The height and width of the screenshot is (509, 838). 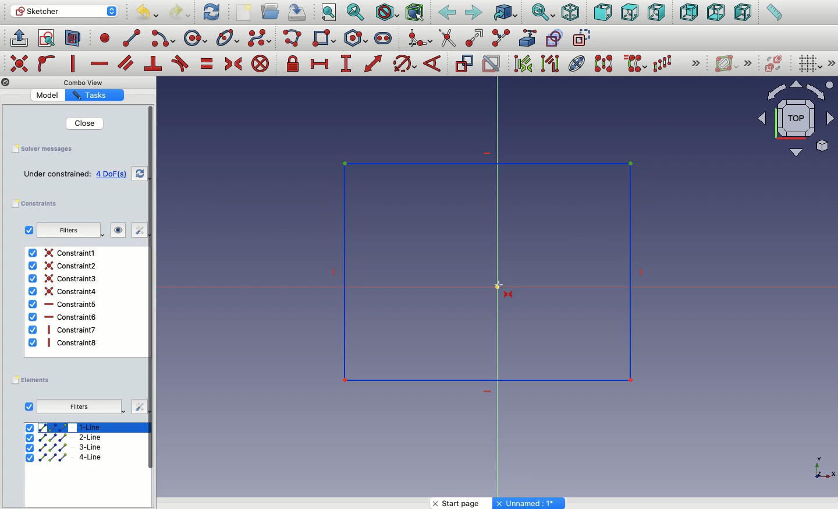 What do you see at coordinates (182, 12) in the screenshot?
I see `Redo` at bounding box center [182, 12].